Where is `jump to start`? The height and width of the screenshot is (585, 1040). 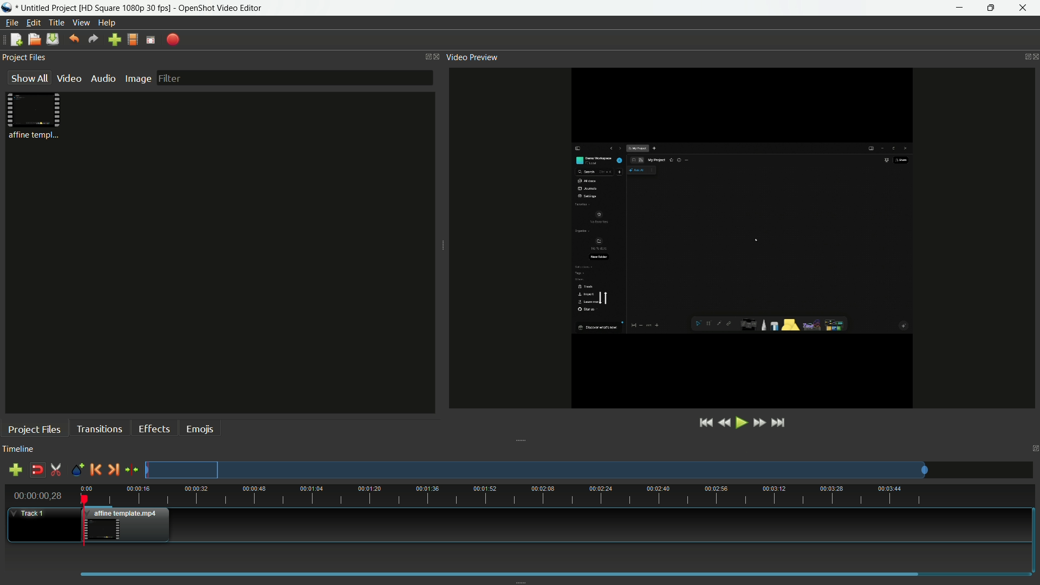
jump to start is located at coordinates (705, 423).